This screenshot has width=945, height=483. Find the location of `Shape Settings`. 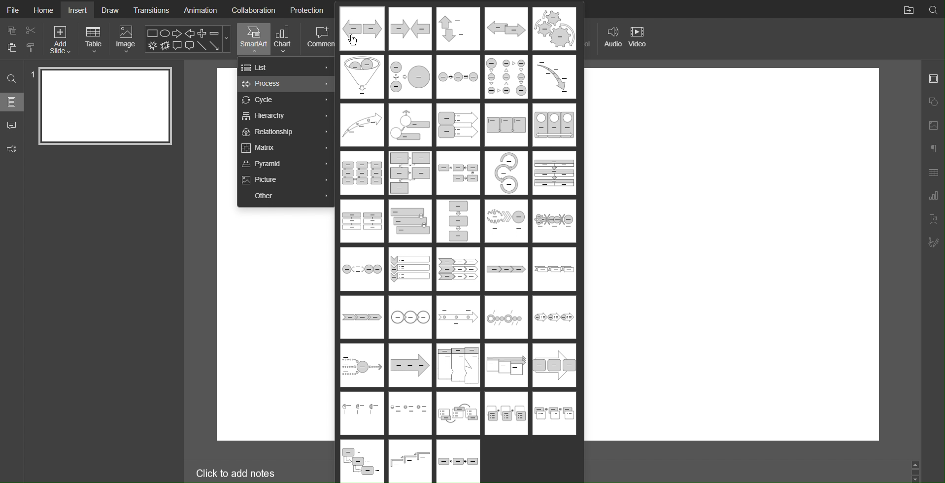

Shape Settings is located at coordinates (933, 102).